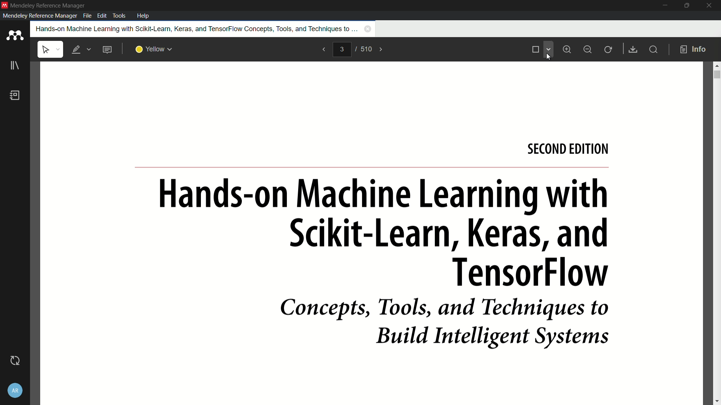 This screenshot has width=721, height=405. Describe the element at coordinates (195, 28) in the screenshot. I see `book name` at that location.